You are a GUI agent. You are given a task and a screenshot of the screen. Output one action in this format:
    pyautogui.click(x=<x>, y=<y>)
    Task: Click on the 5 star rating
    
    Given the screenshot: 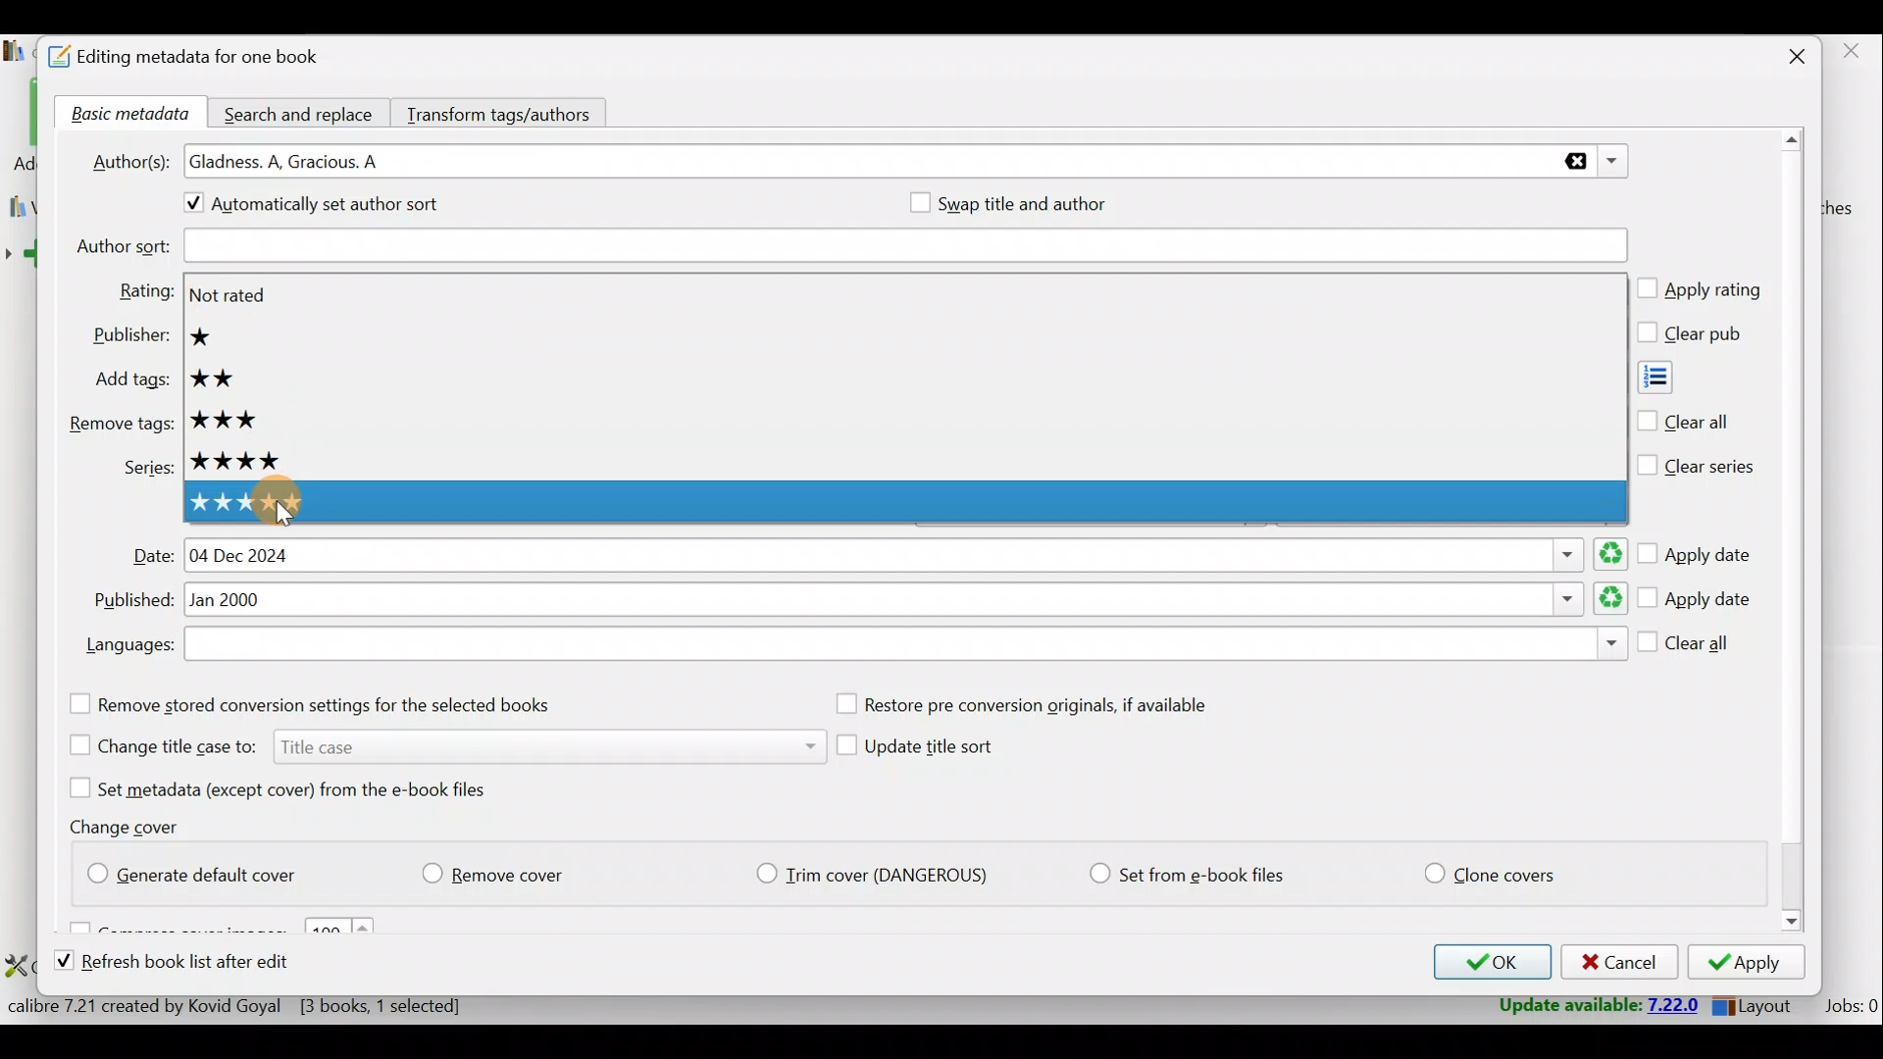 What is the action you would take?
    pyautogui.click(x=267, y=502)
    